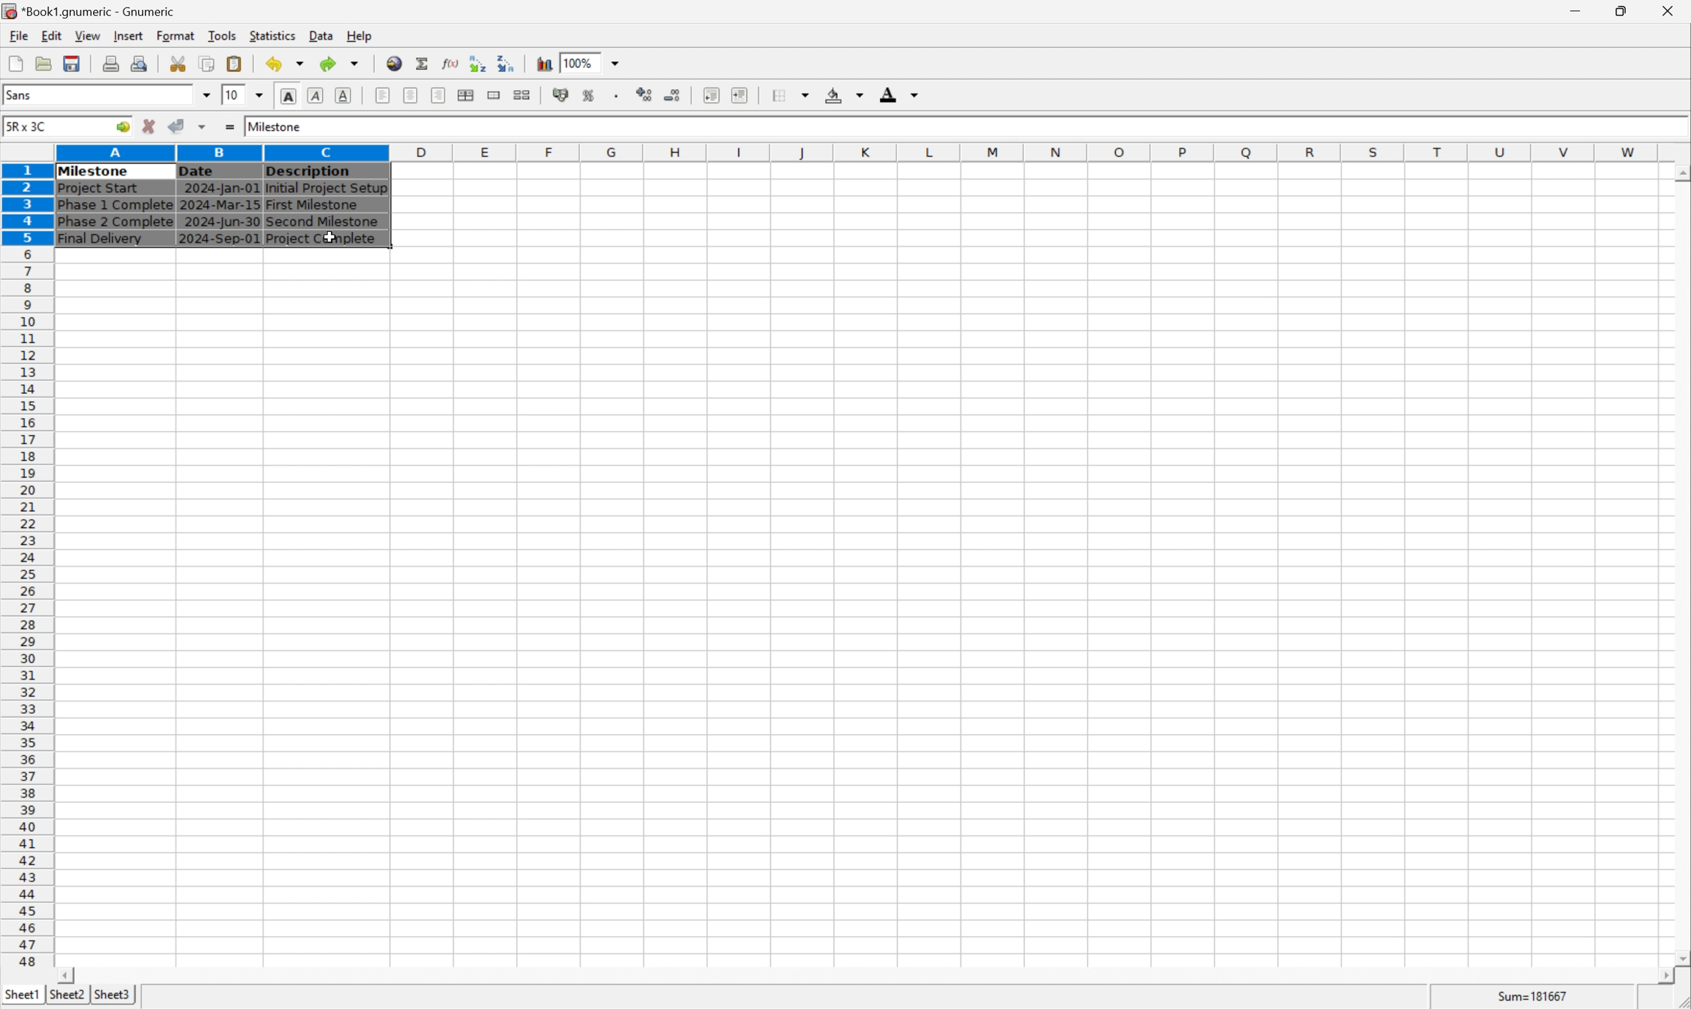 This screenshot has width=1691, height=1009. I want to click on font color, so click(900, 94).